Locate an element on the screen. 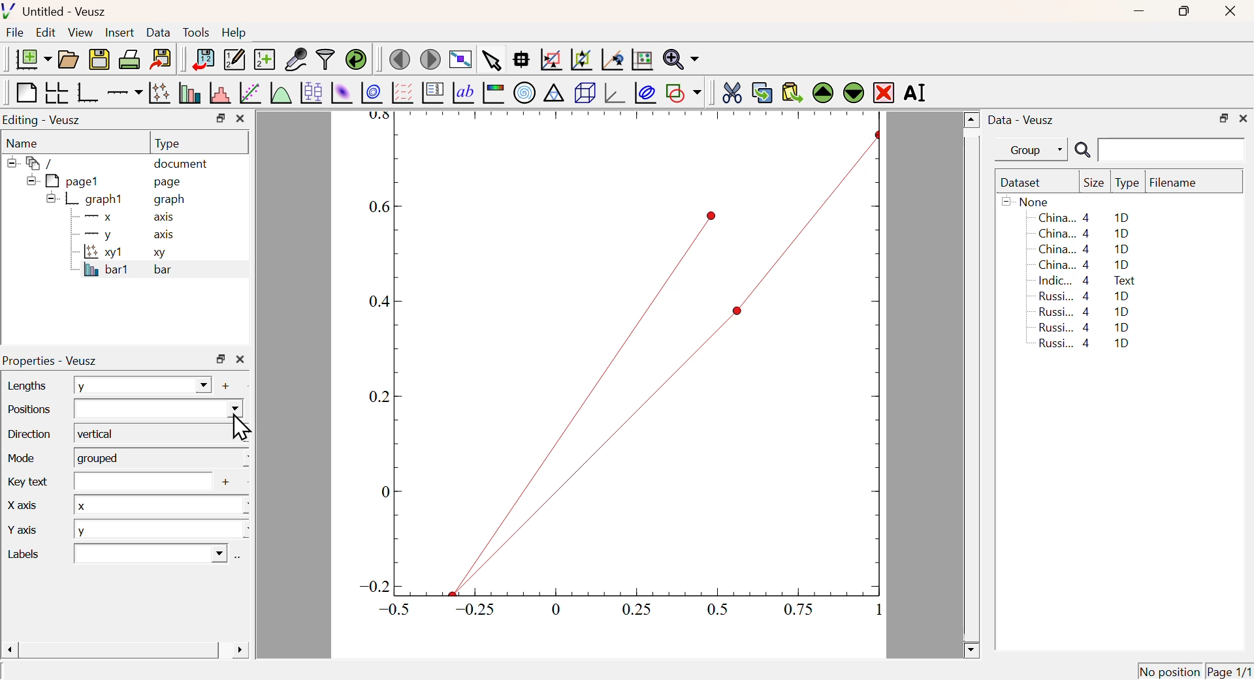  Restore Down is located at coordinates (220, 118).